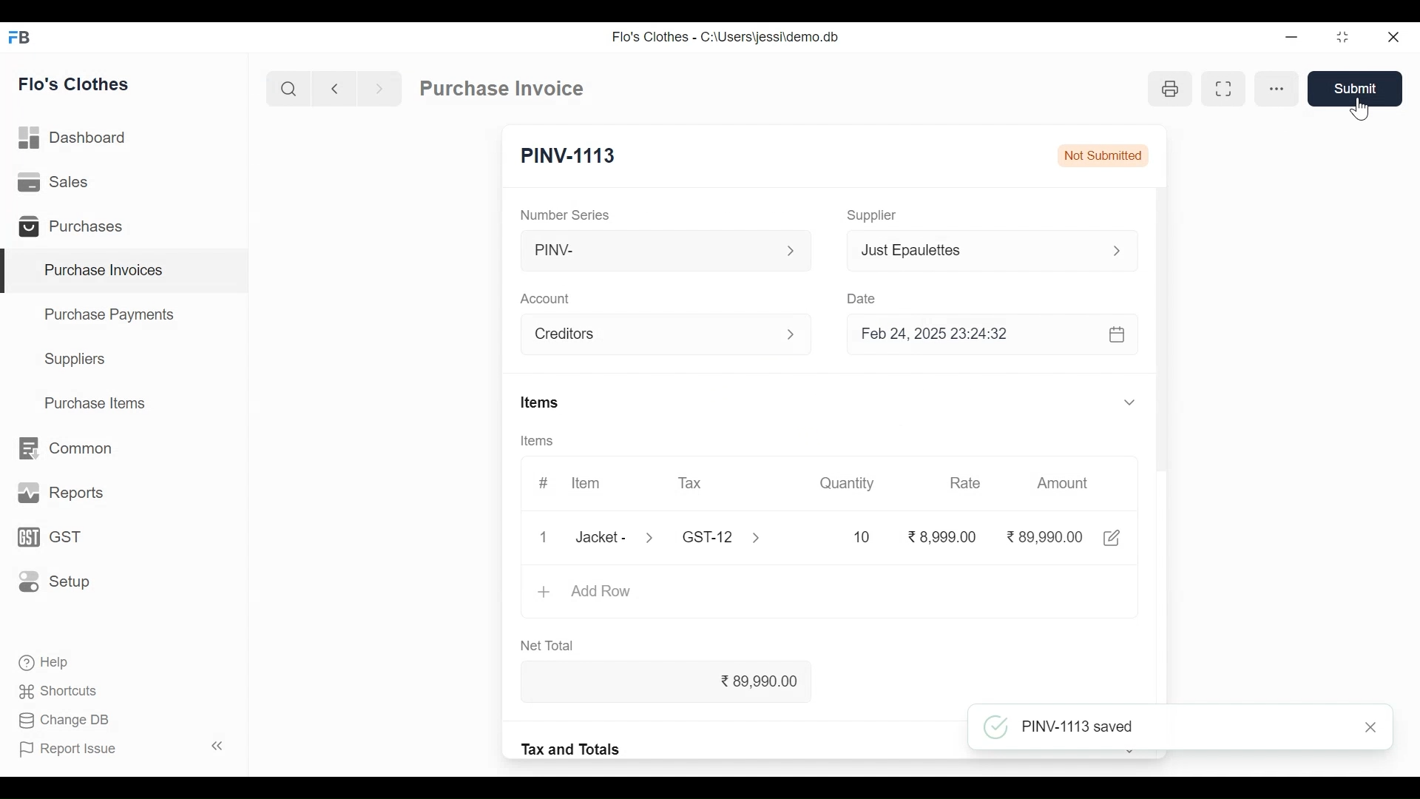 The width and height of the screenshot is (1420, 799). What do you see at coordinates (654, 538) in the screenshot?
I see `Expand` at bounding box center [654, 538].